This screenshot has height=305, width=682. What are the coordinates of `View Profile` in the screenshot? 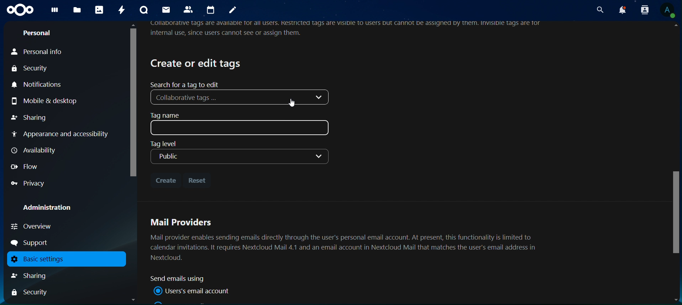 It's located at (668, 11).